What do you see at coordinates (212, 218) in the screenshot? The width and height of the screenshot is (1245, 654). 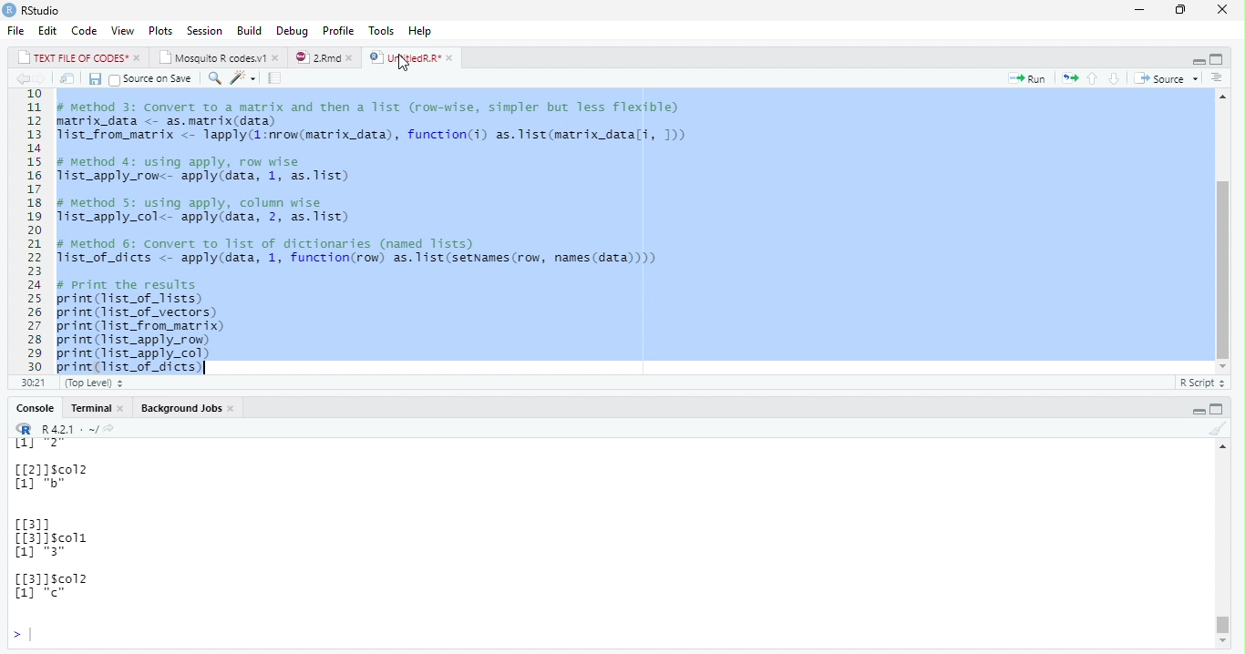 I see `1ist_apply_col<- apply(data, 2, as. list)` at bounding box center [212, 218].